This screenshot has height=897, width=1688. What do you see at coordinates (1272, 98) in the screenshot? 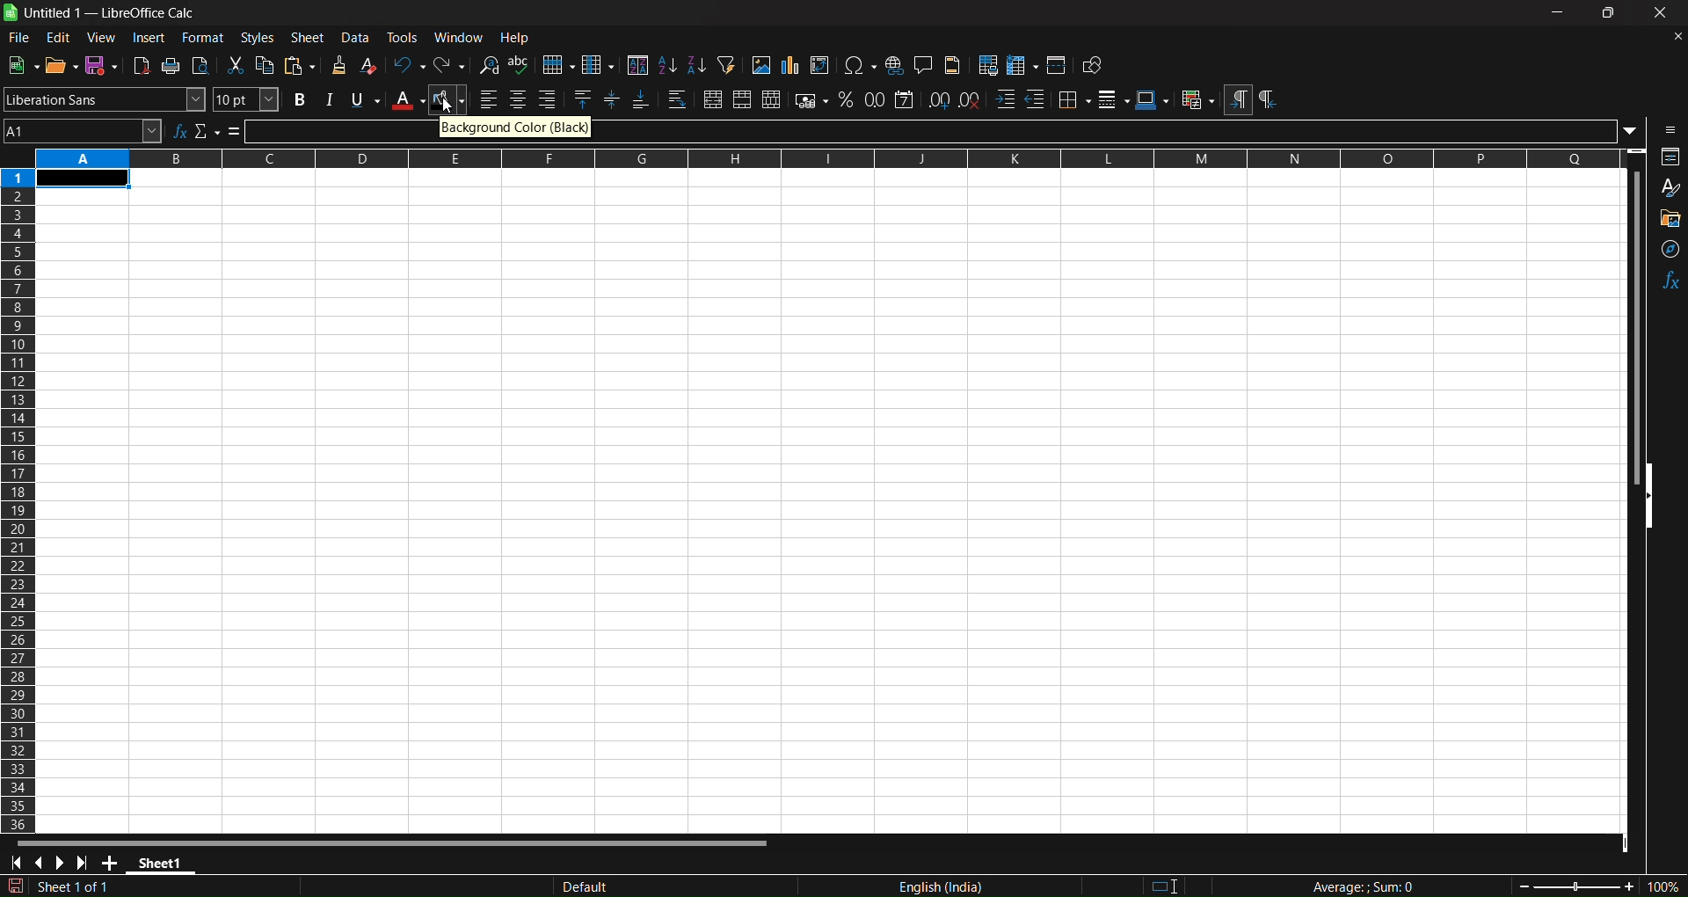
I see `right to left` at bounding box center [1272, 98].